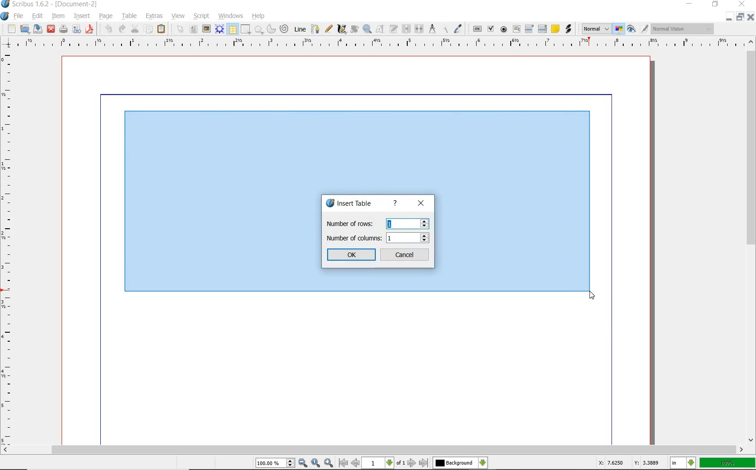 This screenshot has width=756, height=470. What do you see at coordinates (741, 5) in the screenshot?
I see `close` at bounding box center [741, 5].